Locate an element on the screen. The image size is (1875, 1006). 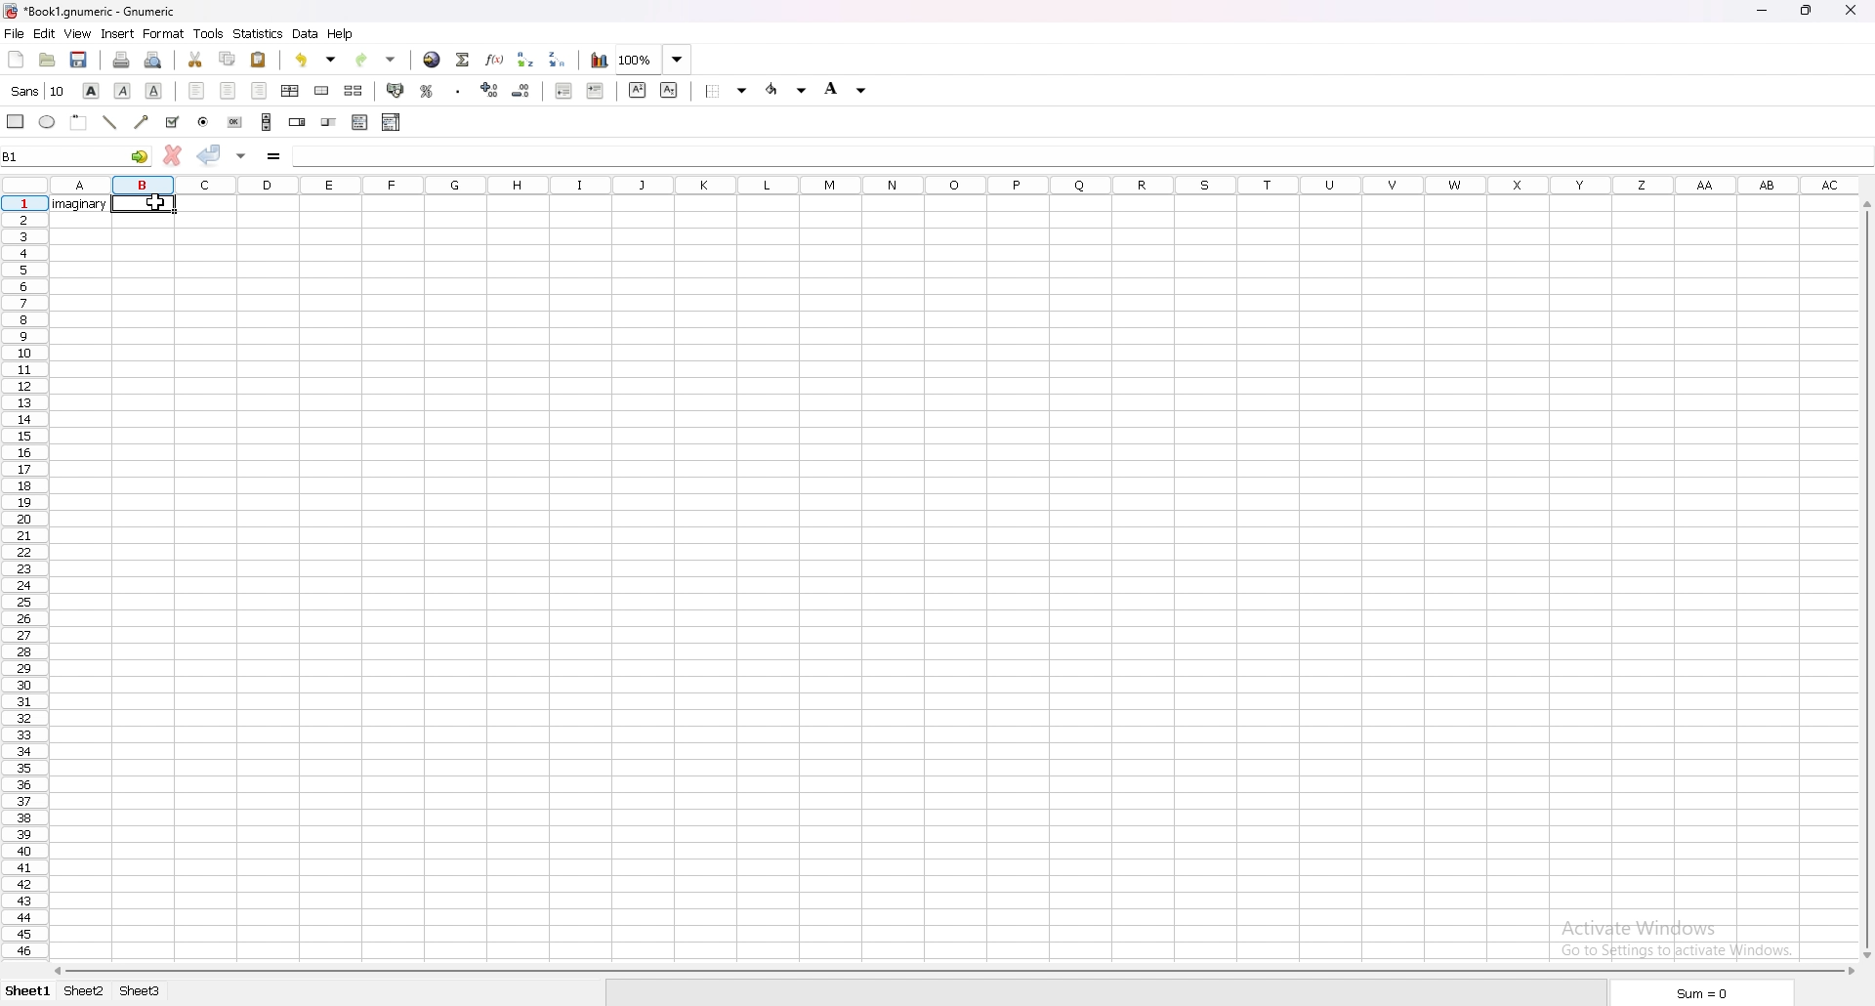
ellipse is located at coordinates (48, 120).